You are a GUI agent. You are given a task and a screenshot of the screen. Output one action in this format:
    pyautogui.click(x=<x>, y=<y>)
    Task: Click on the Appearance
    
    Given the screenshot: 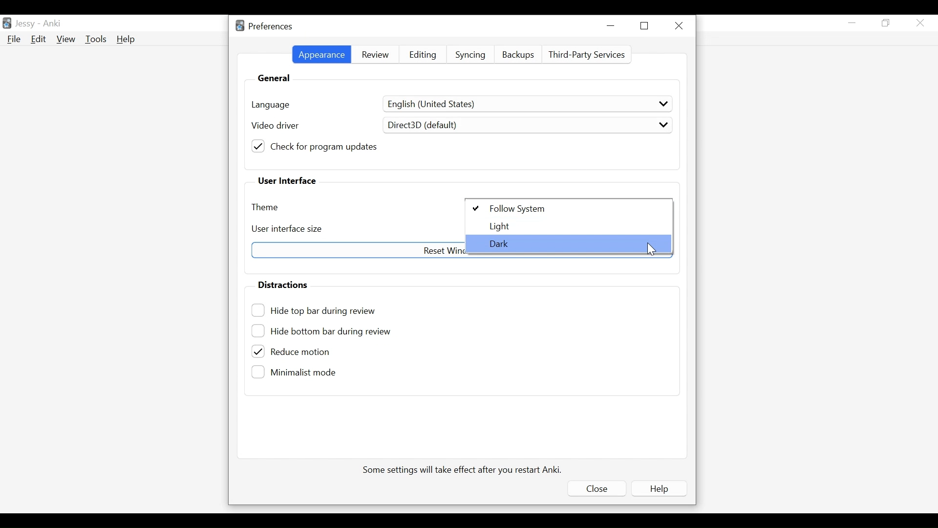 What is the action you would take?
    pyautogui.click(x=320, y=54)
    